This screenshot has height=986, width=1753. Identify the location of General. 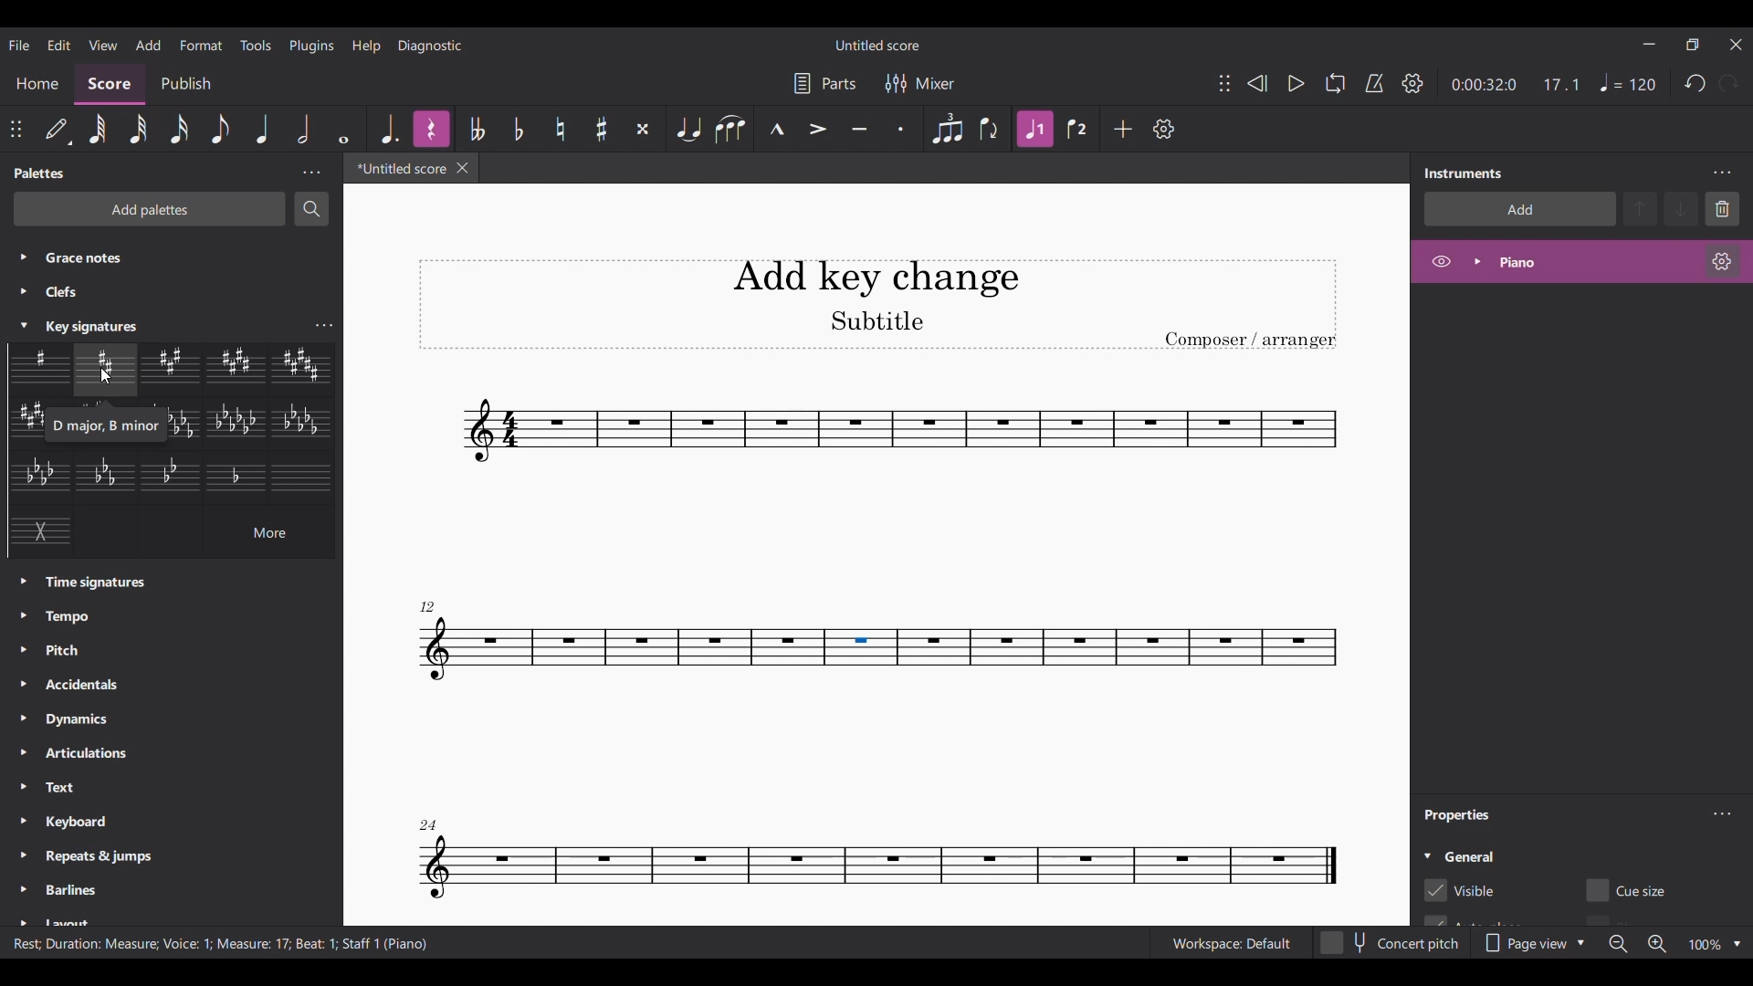
(1469, 855).